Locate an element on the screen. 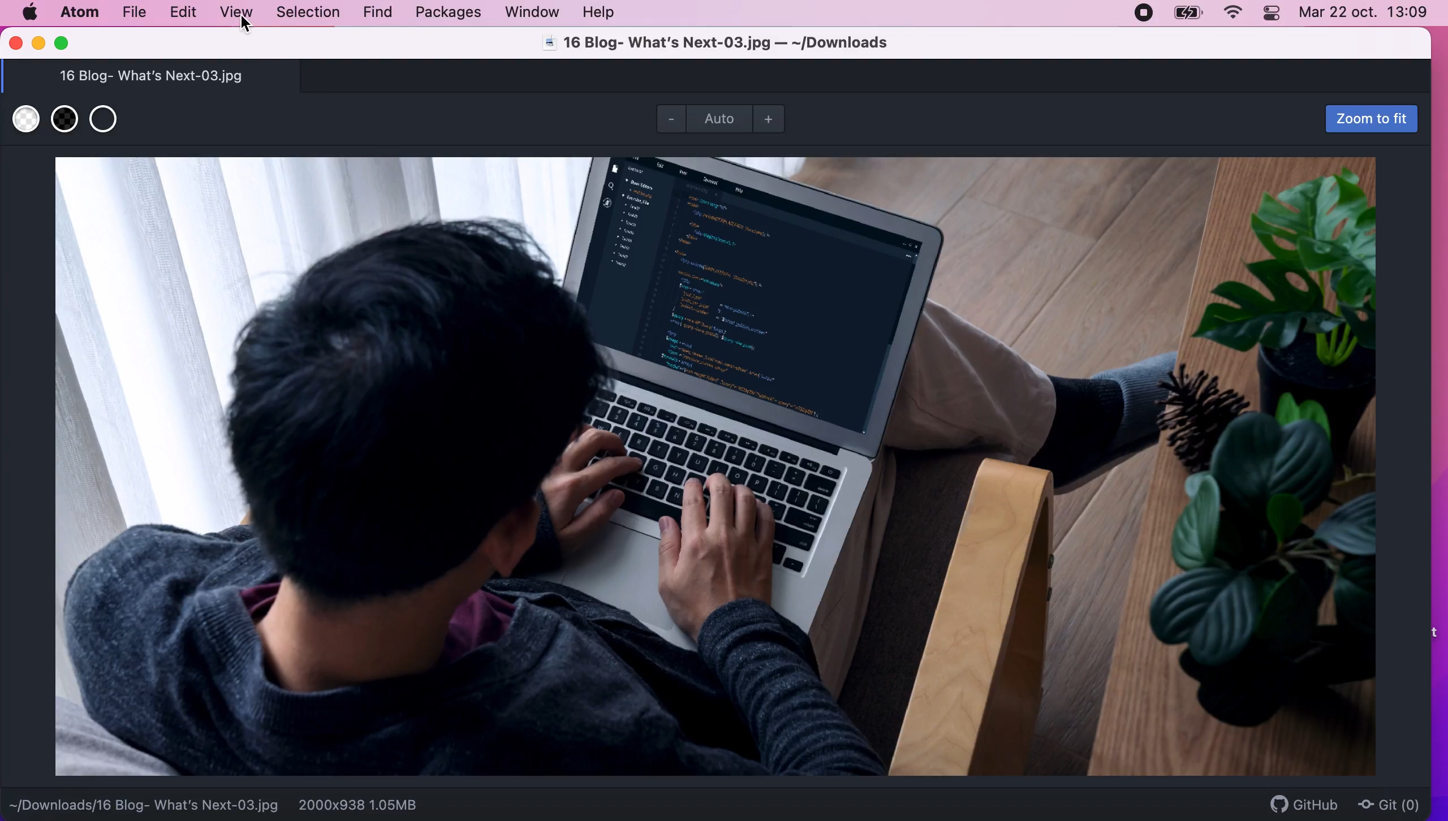  use black transparent background is located at coordinates (64, 119).